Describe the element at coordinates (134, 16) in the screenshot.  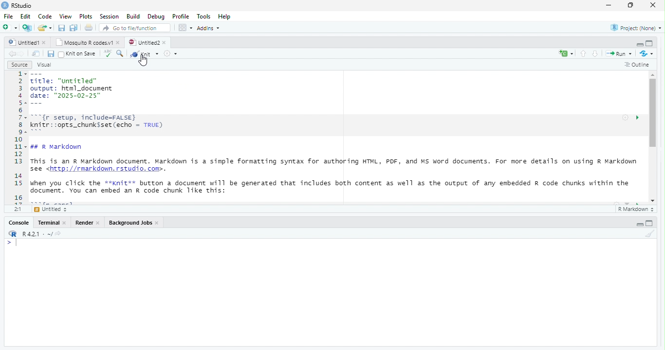
I see `Build` at that location.